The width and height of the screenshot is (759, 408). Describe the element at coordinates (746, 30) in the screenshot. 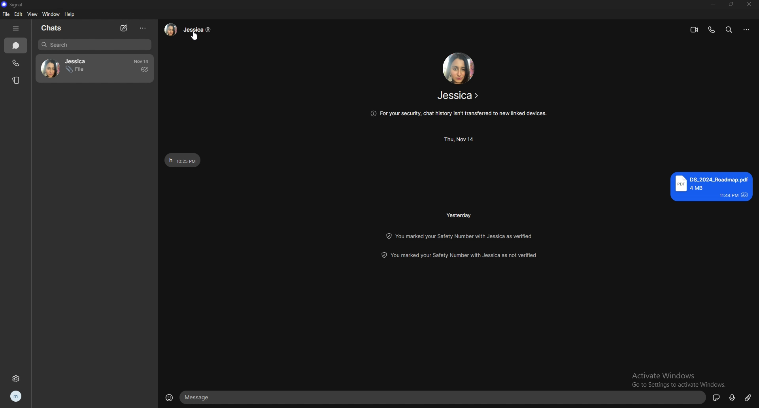

I see `info` at that location.